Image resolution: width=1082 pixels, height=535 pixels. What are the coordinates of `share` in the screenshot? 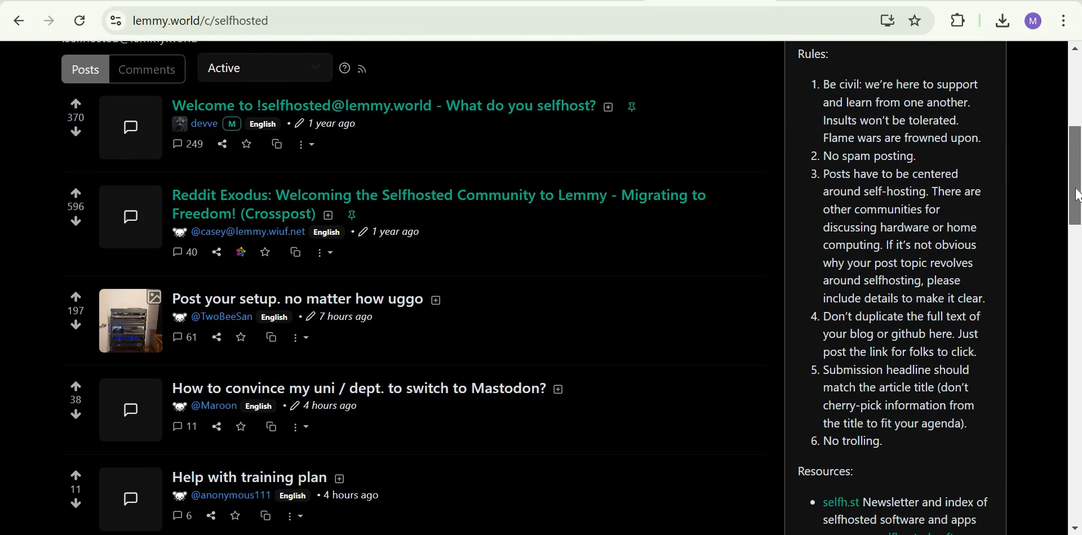 It's located at (218, 426).